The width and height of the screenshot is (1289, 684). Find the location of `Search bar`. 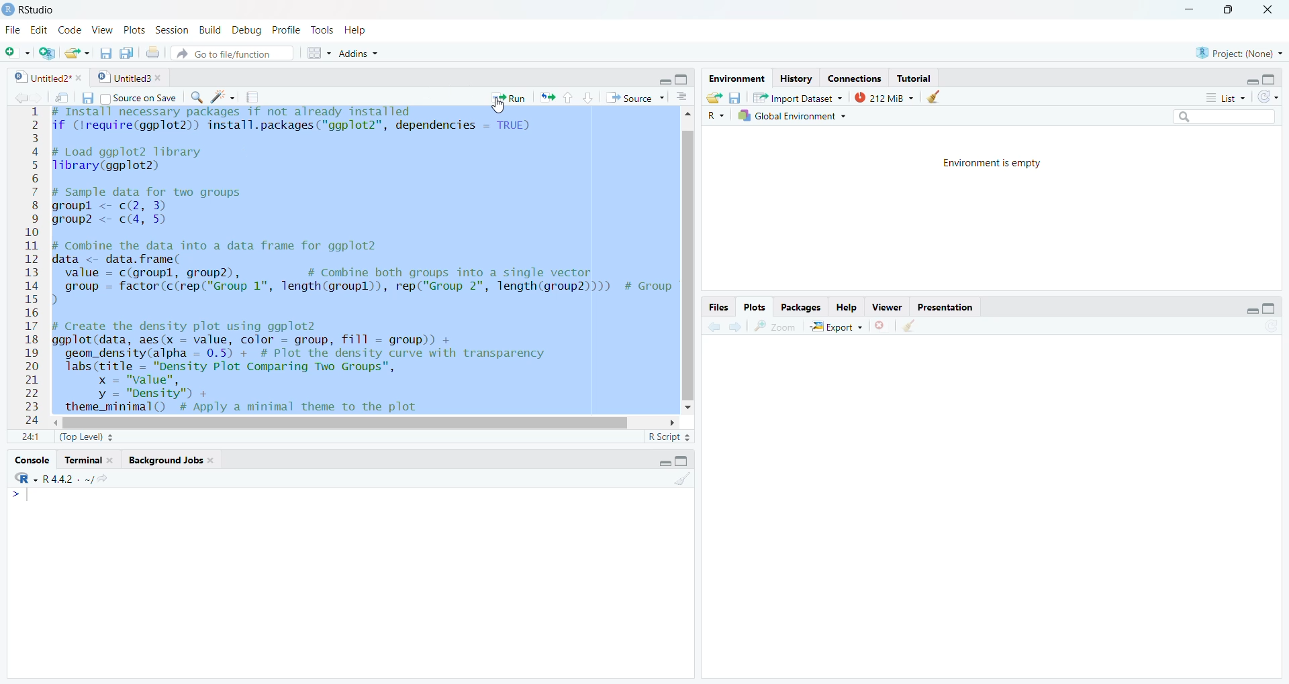

Search bar is located at coordinates (1214, 117).